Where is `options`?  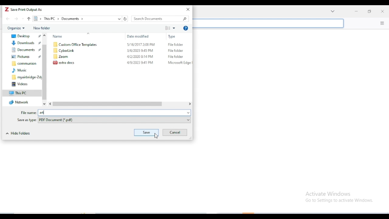 options is located at coordinates (383, 23).